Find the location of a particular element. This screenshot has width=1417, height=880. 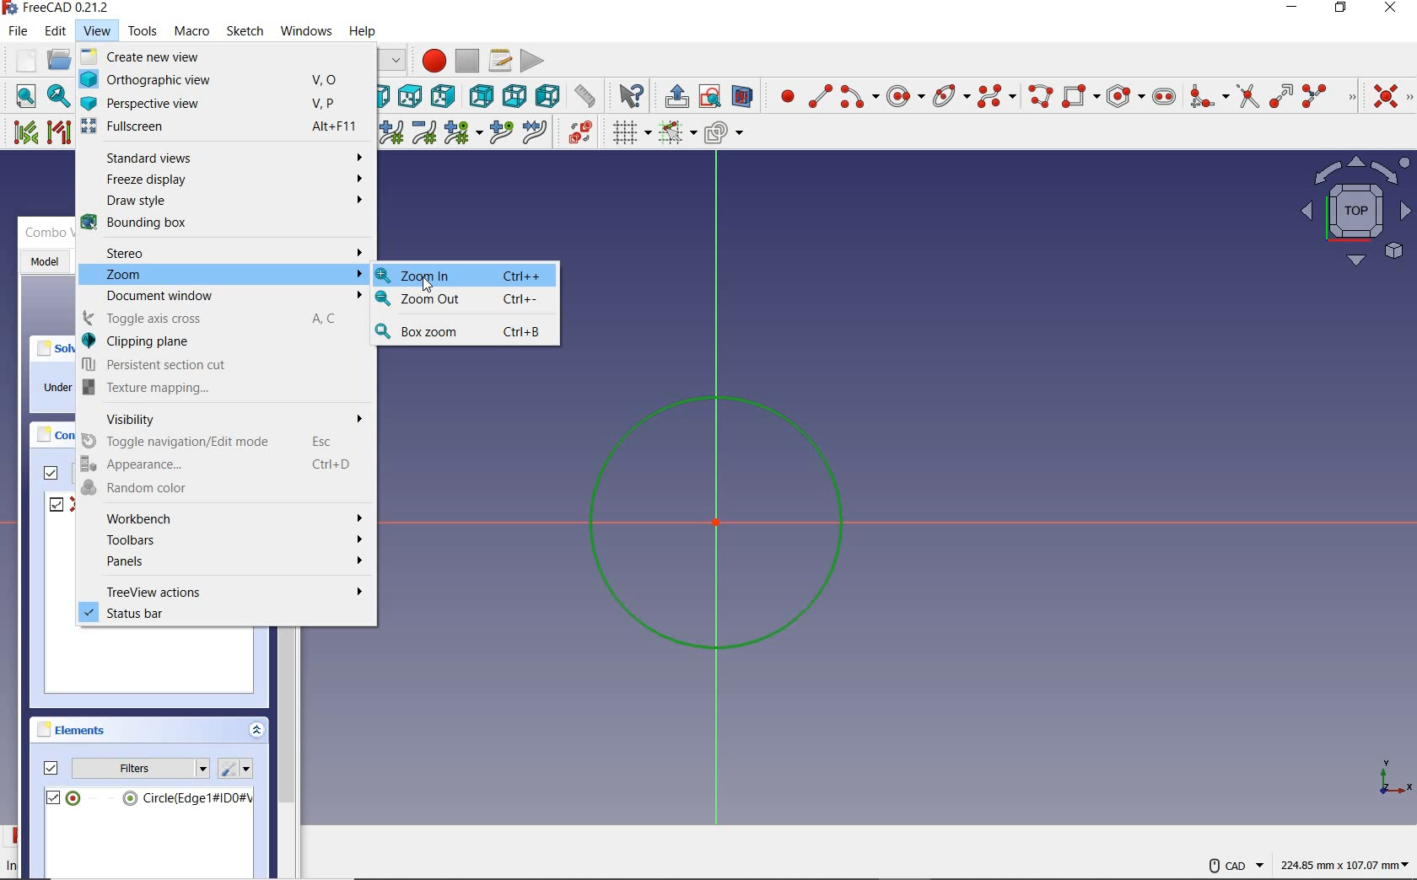

macros is located at coordinates (500, 61).